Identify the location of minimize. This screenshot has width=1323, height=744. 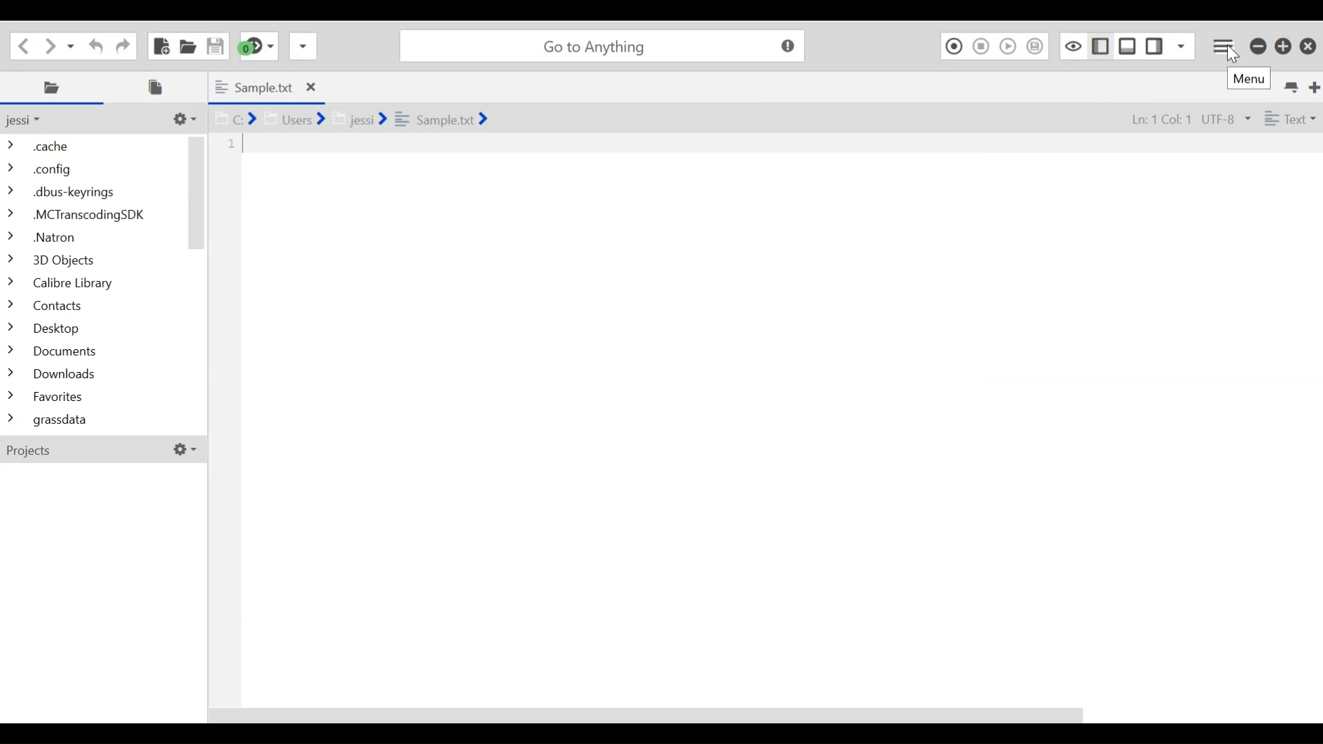
(1258, 46).